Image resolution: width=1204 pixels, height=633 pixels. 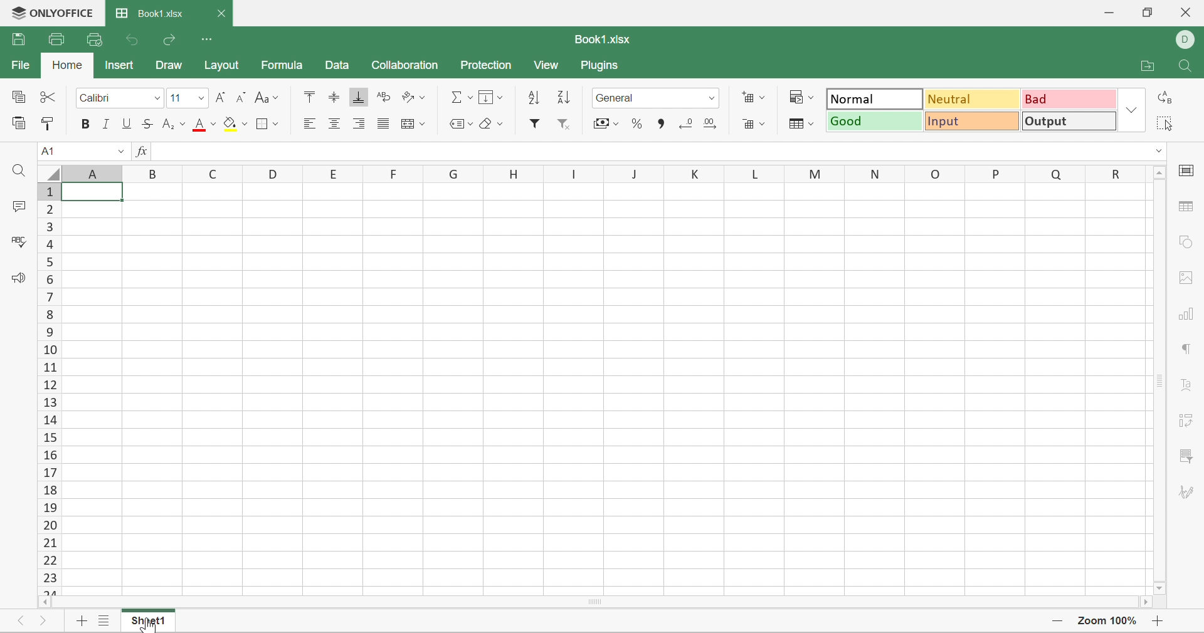 What do you see at coordinates (46, 457) in the screenshot?
I see `16` at bounding box center [46, 457].